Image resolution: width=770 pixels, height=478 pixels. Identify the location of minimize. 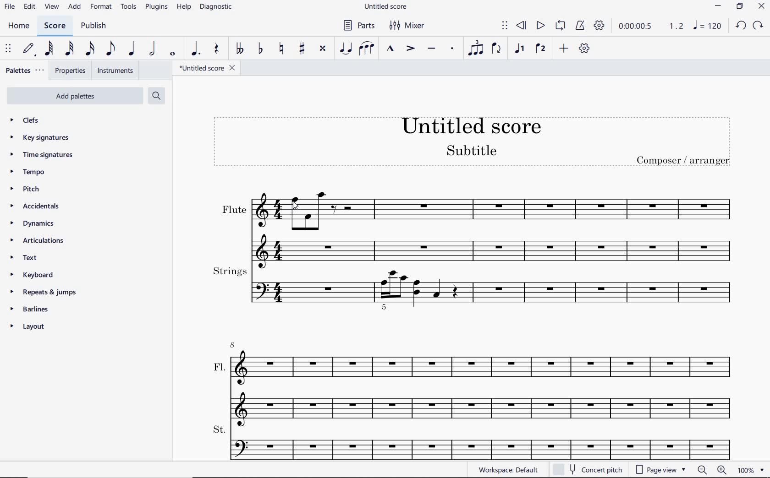
(718, 6).